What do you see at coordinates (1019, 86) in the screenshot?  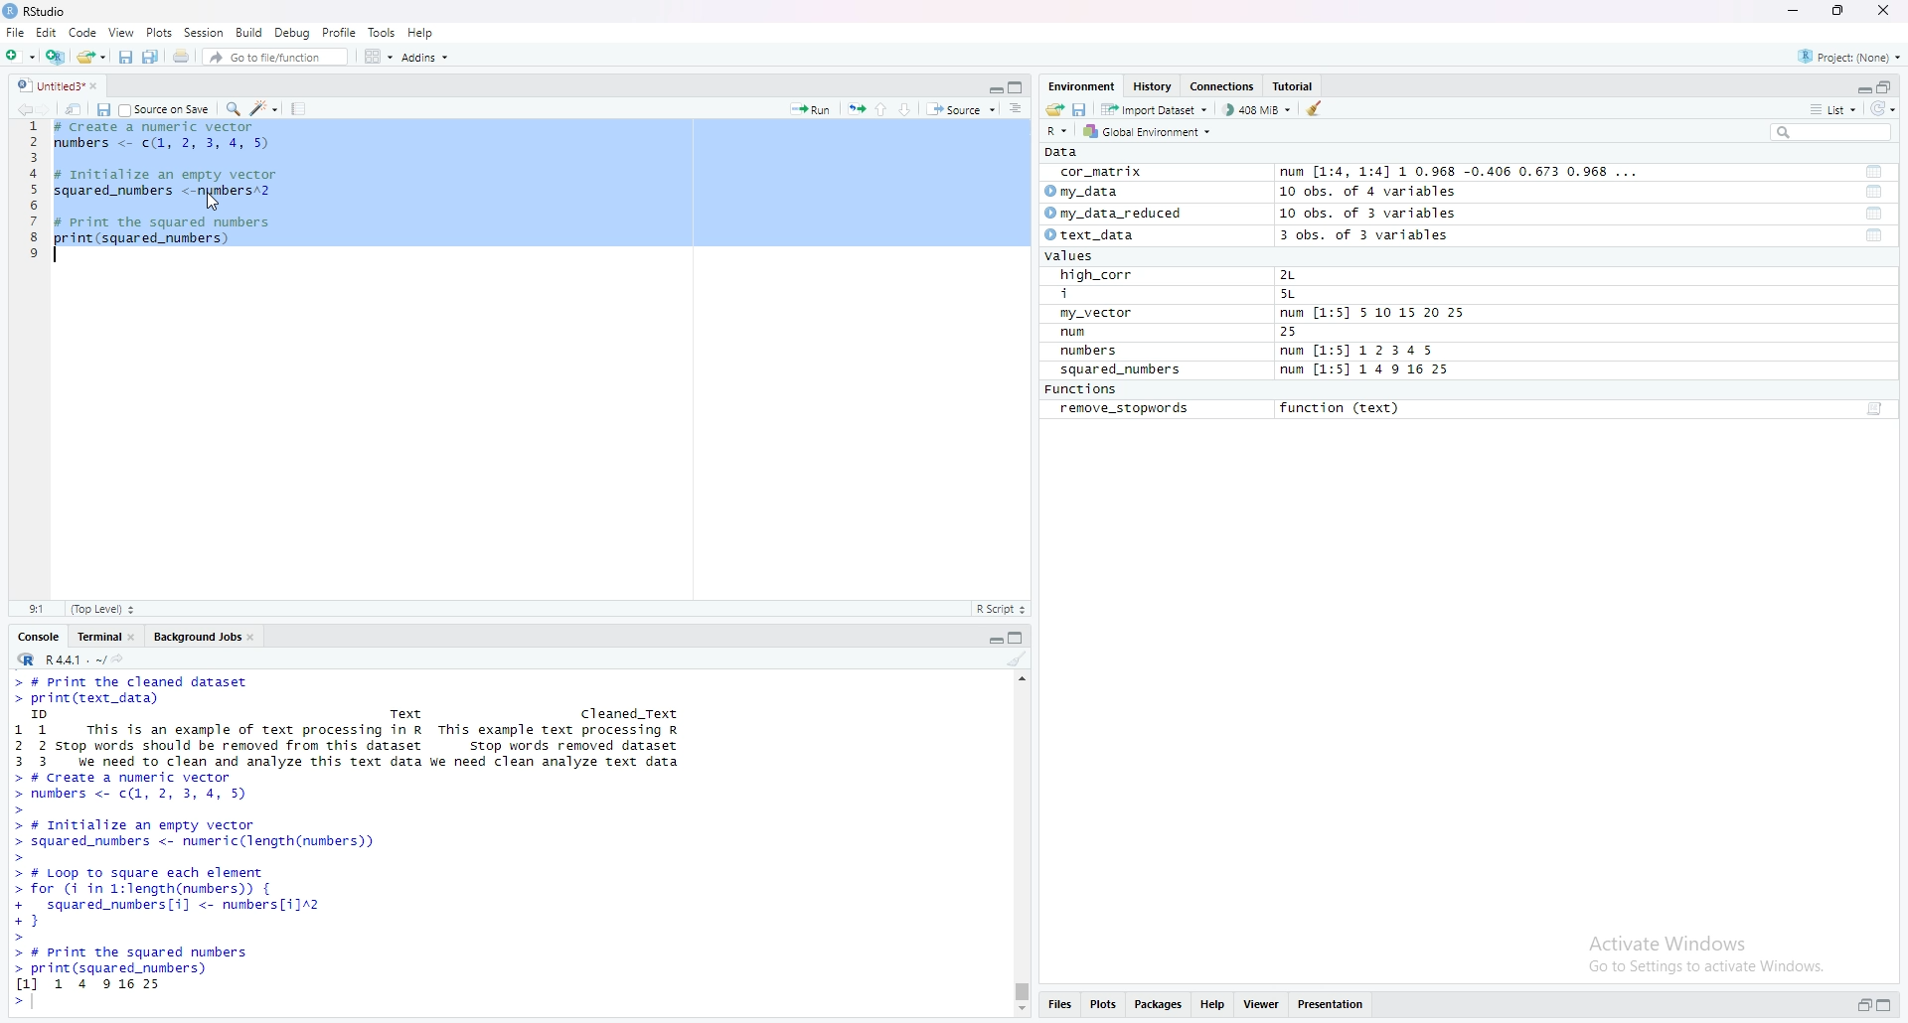 I see `maximize` at bounding box center [1019, 86].